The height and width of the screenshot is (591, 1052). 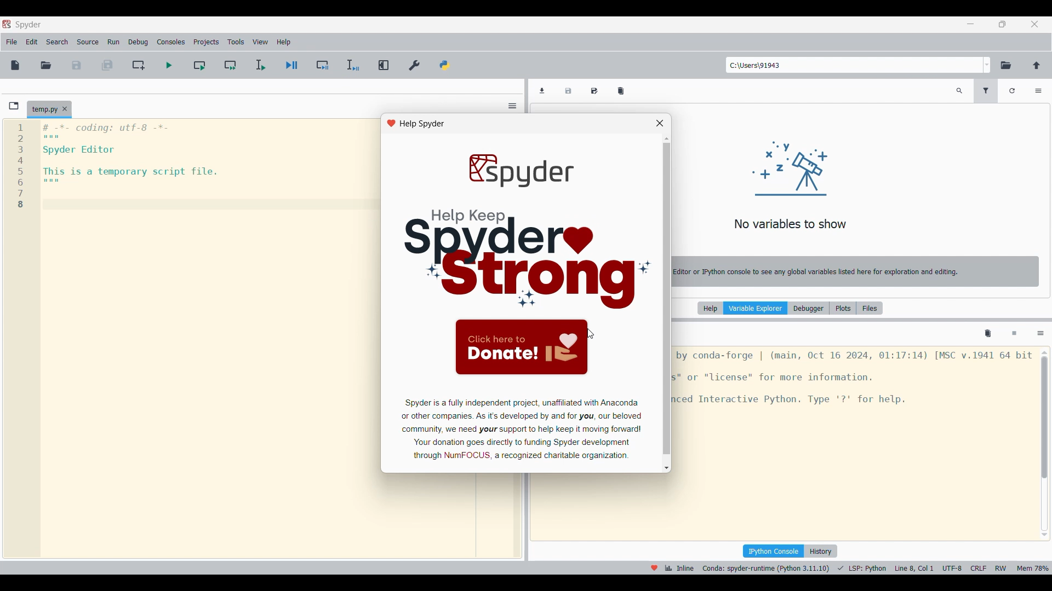 What do you see at coordinates (66, 86) in the screenshot?
I see `File path` at bounding box center [66, 86].